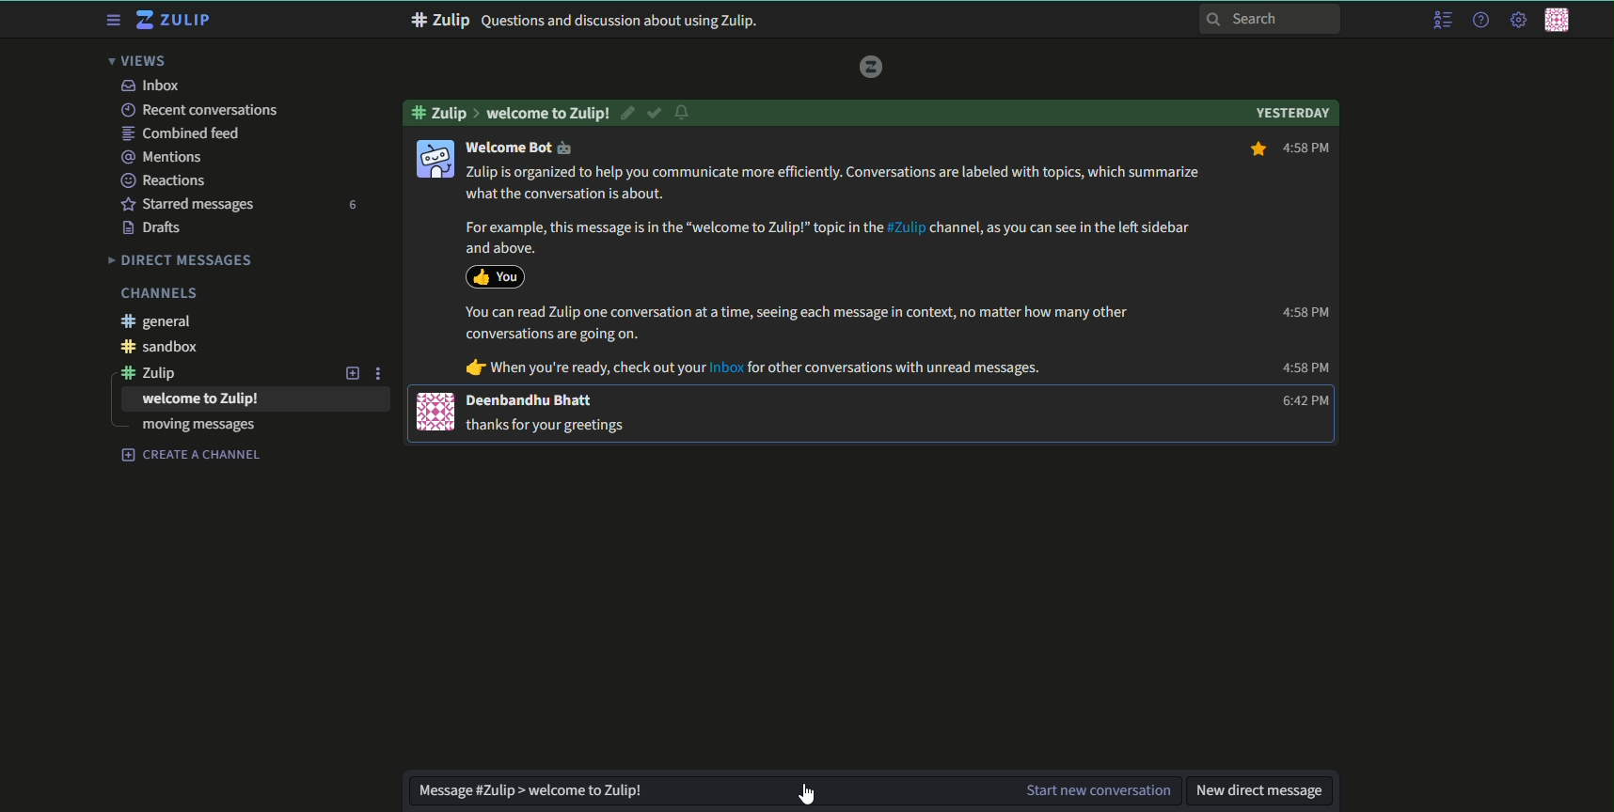 Image resolution: width=1614 pixels, height=812 pixels. Describe the element at coordinates (192, 455) in the screenshot. I see `create a channel` at that location.